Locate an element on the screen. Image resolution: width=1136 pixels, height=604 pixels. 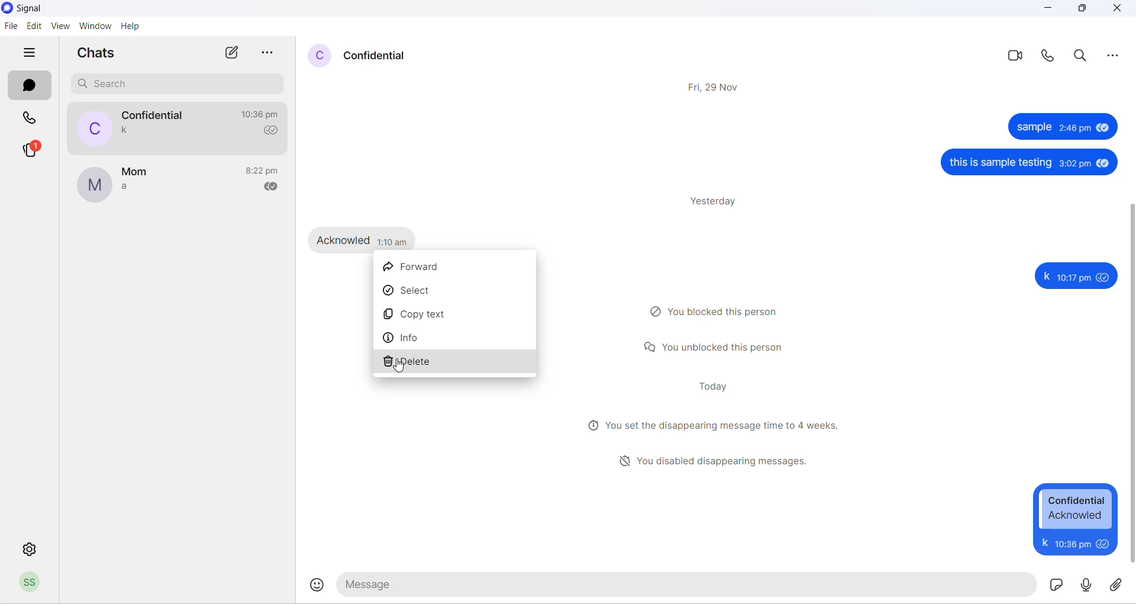
k is located at coordinates (1045, 276).